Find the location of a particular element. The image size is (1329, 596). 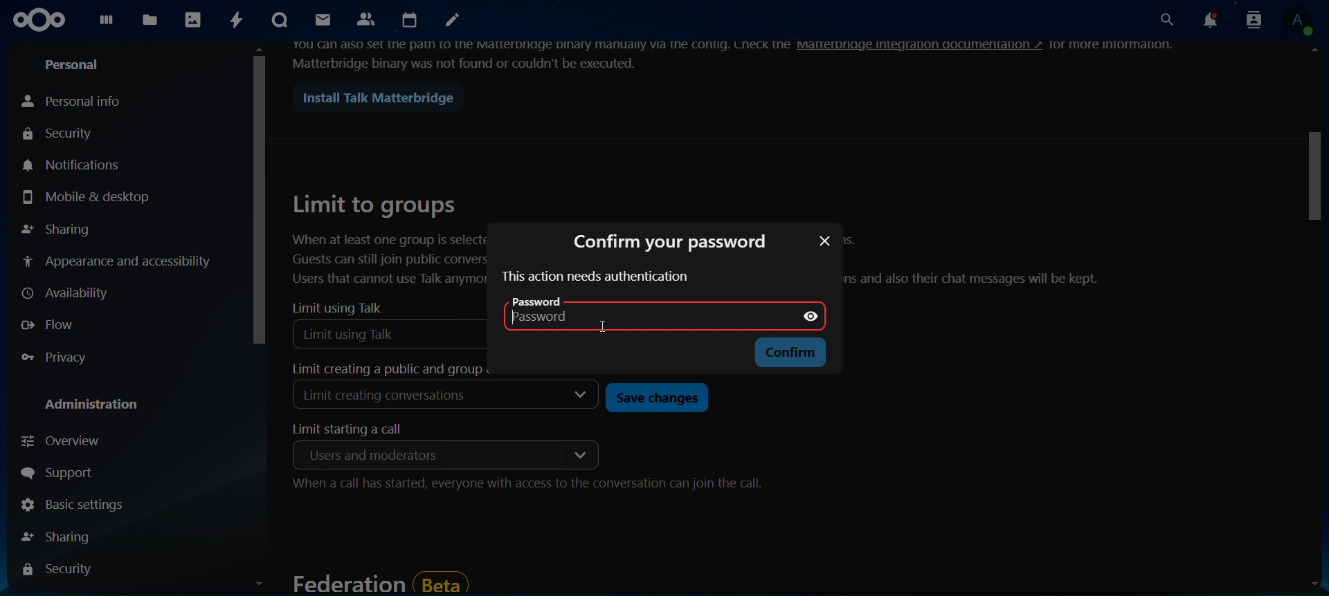

password is located at coordinates (540, 301).